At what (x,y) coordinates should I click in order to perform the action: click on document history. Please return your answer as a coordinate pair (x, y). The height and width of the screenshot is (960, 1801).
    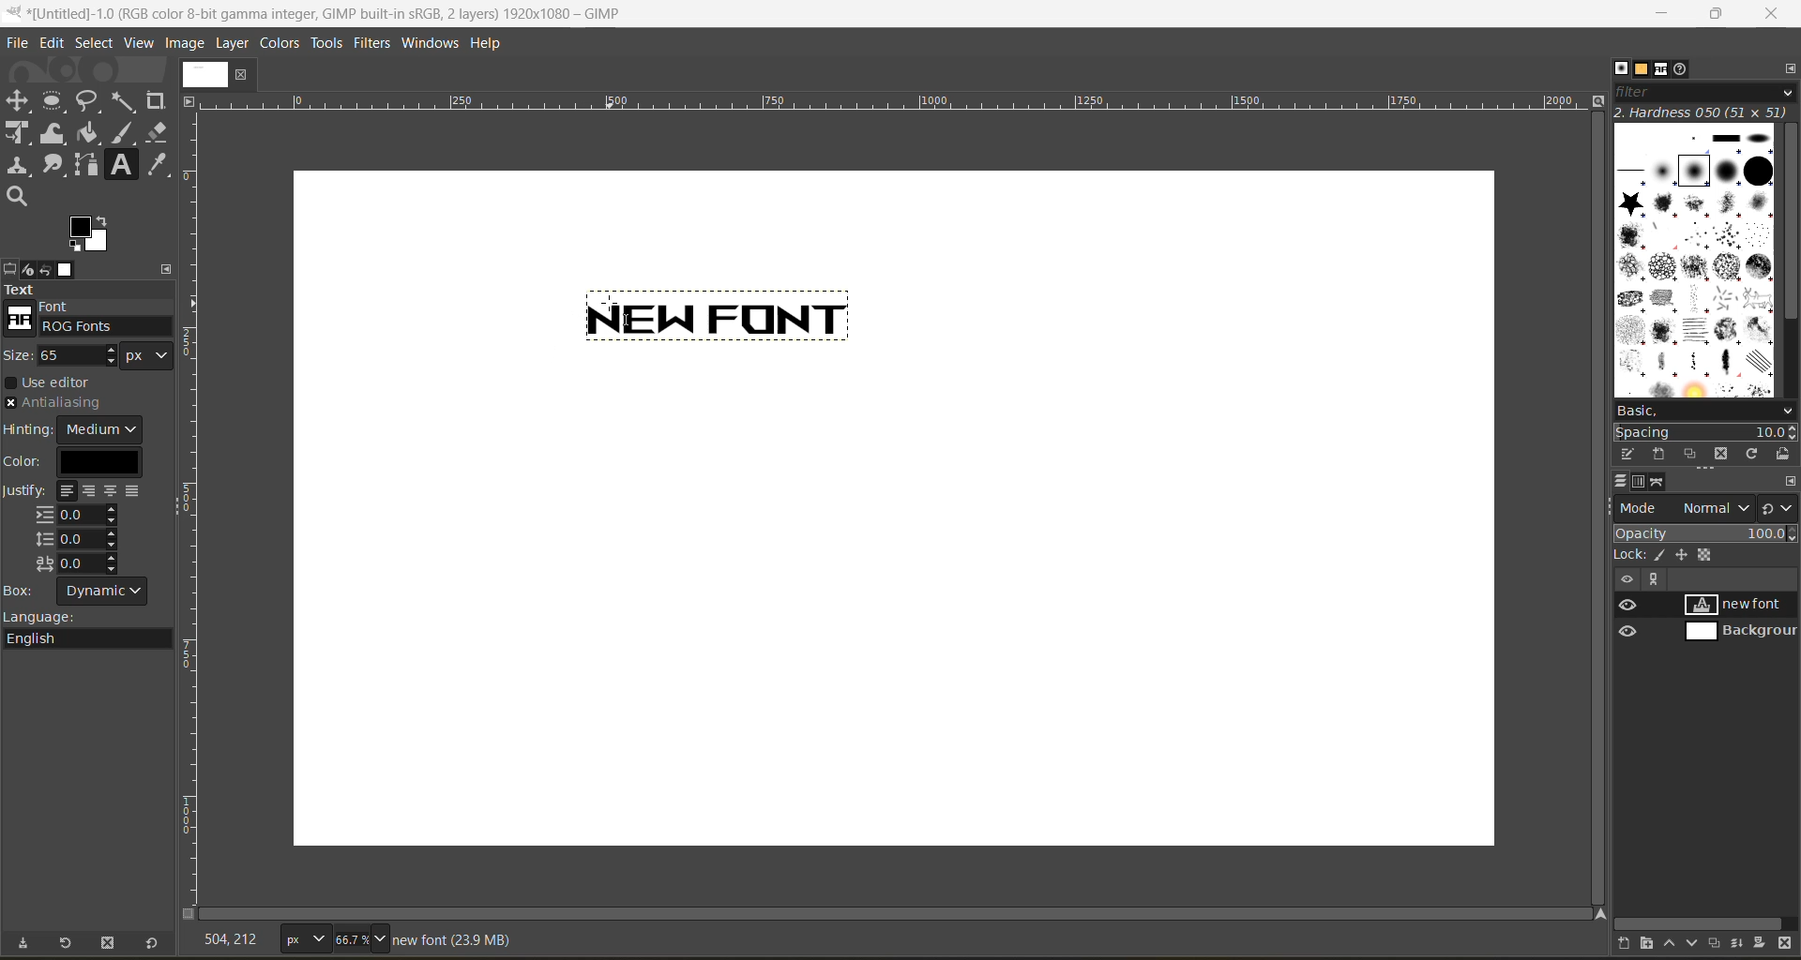
    Looking at the image, I should click on (1682, 71).